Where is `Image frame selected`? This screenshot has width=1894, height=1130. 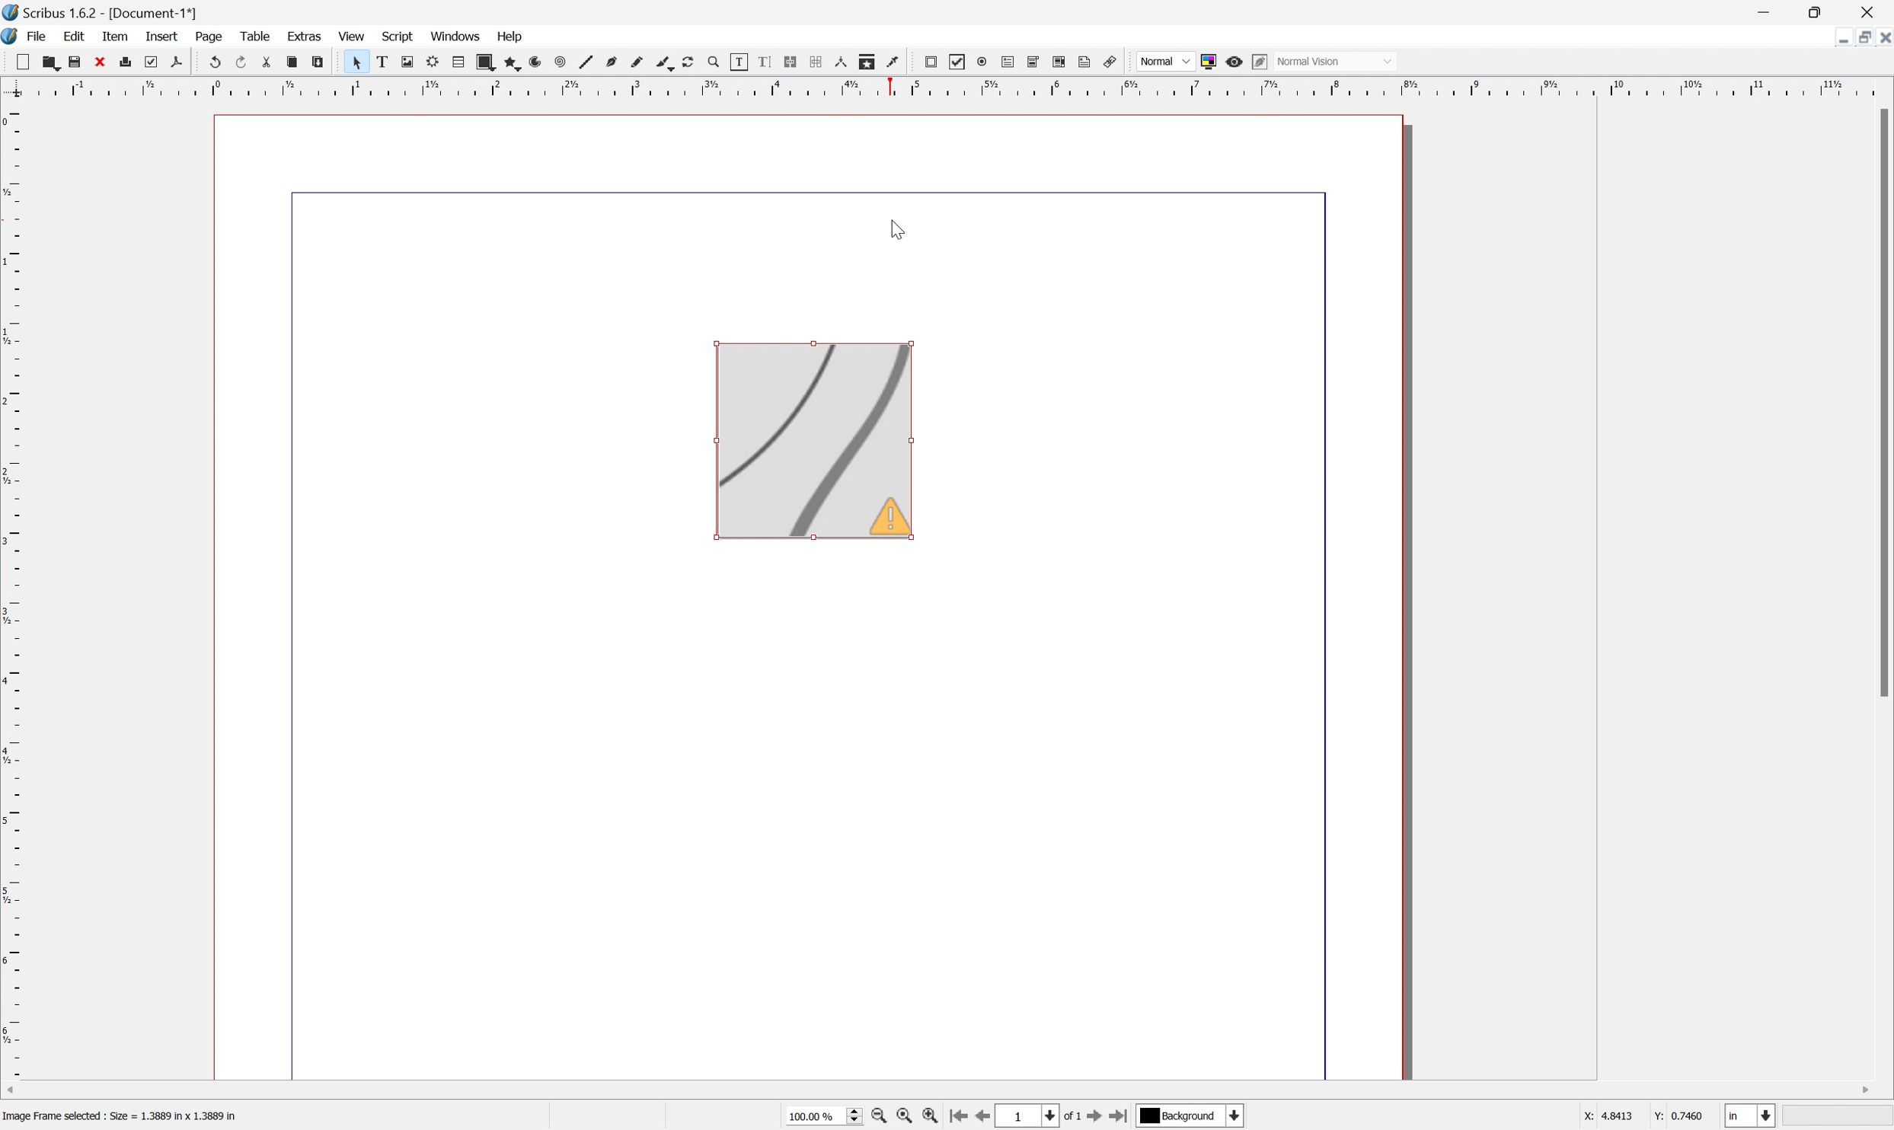
Image frame selected is located at coordinates (124, 1118).